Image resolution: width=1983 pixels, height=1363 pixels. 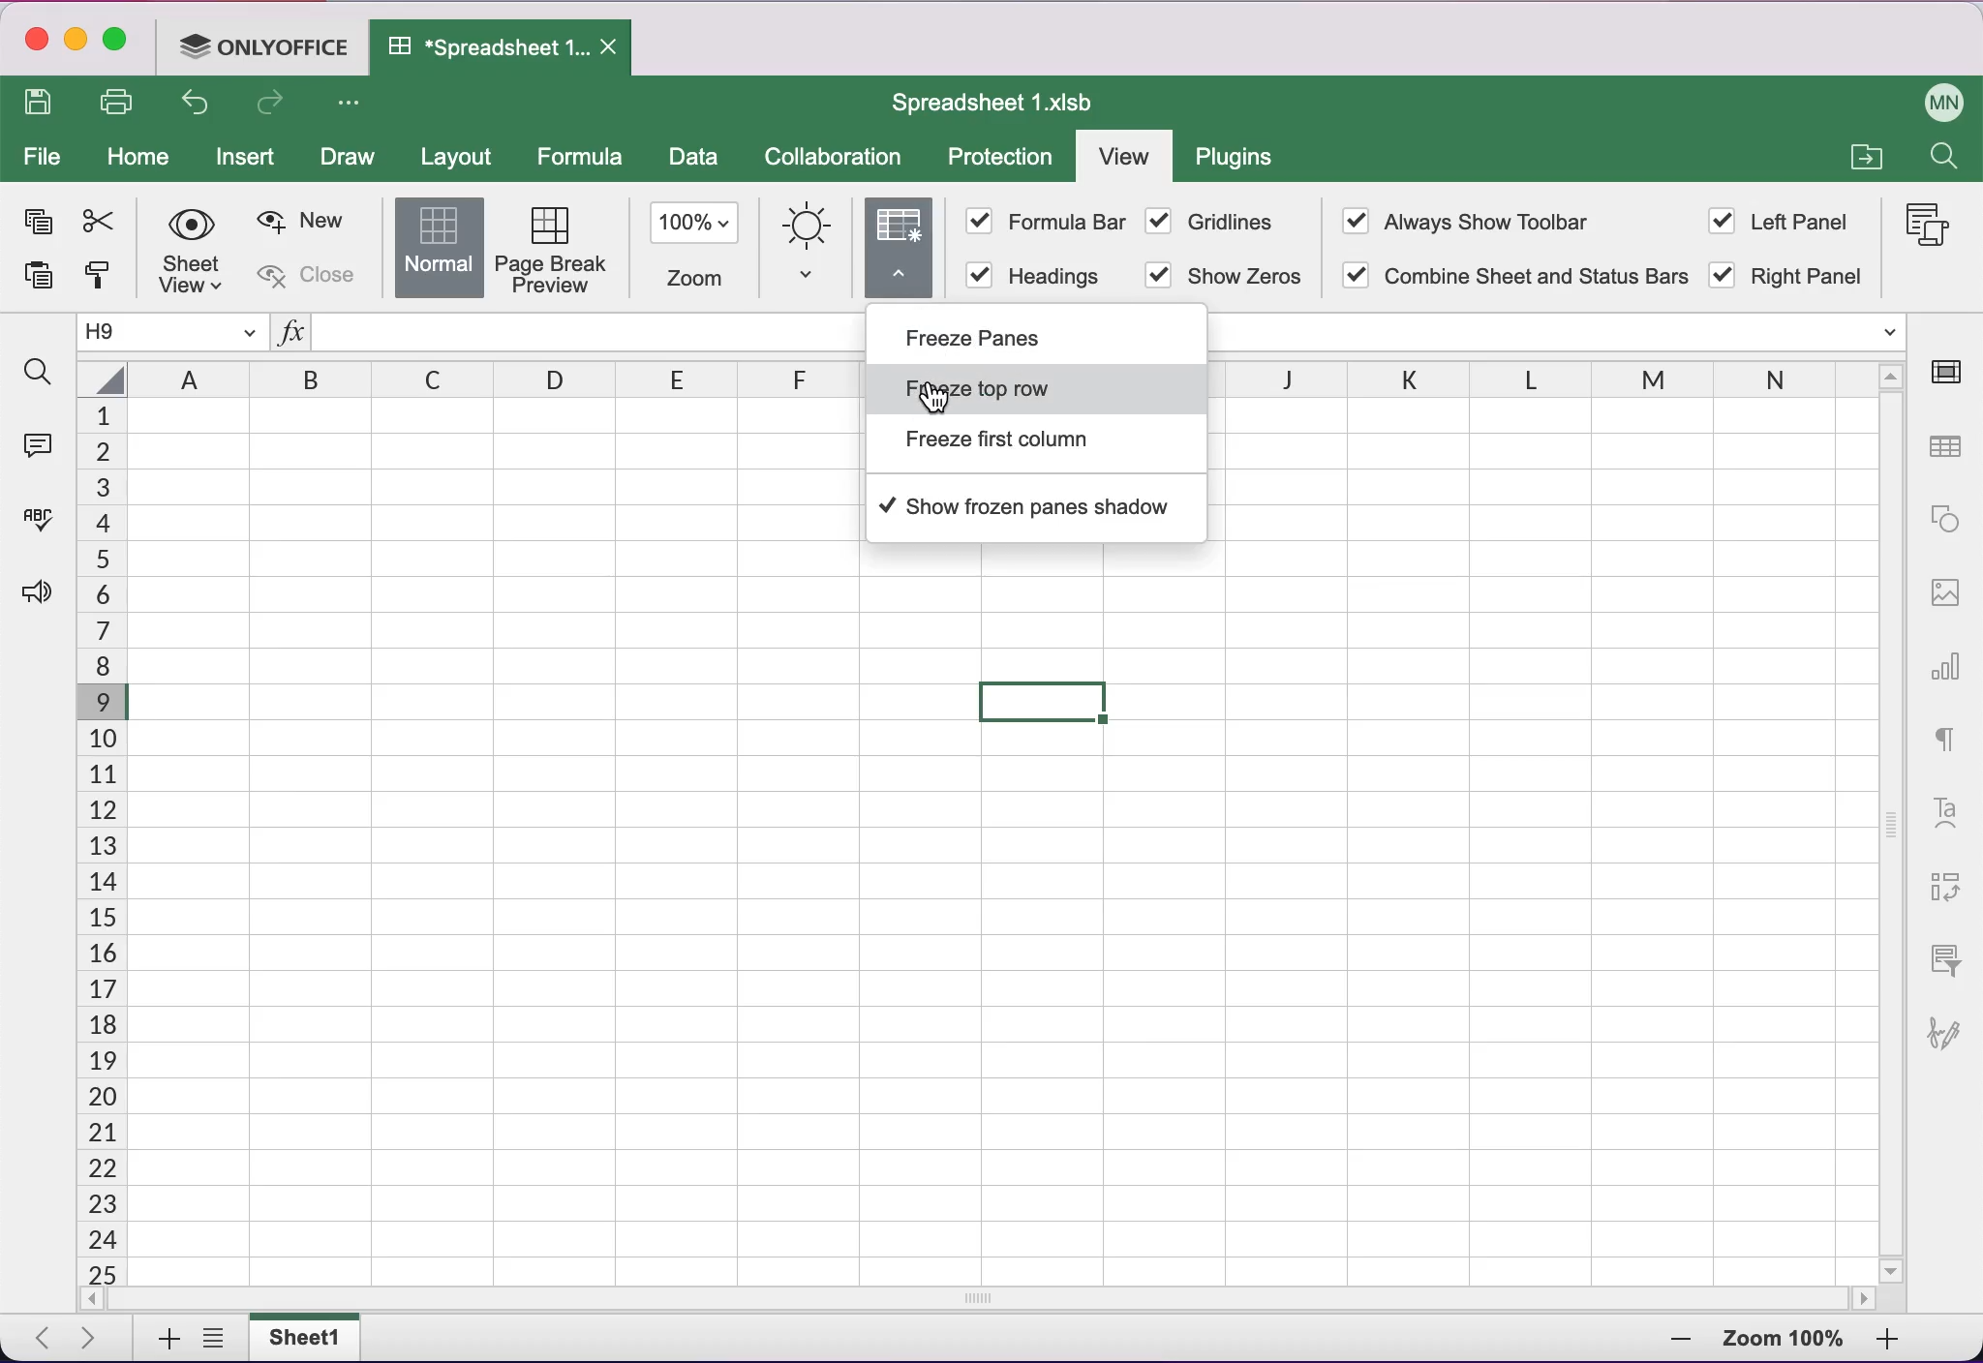 What do you see at coordinates (161, 1340) in the screenshot?
I see `add tab` at bounding box center [161, 1340].